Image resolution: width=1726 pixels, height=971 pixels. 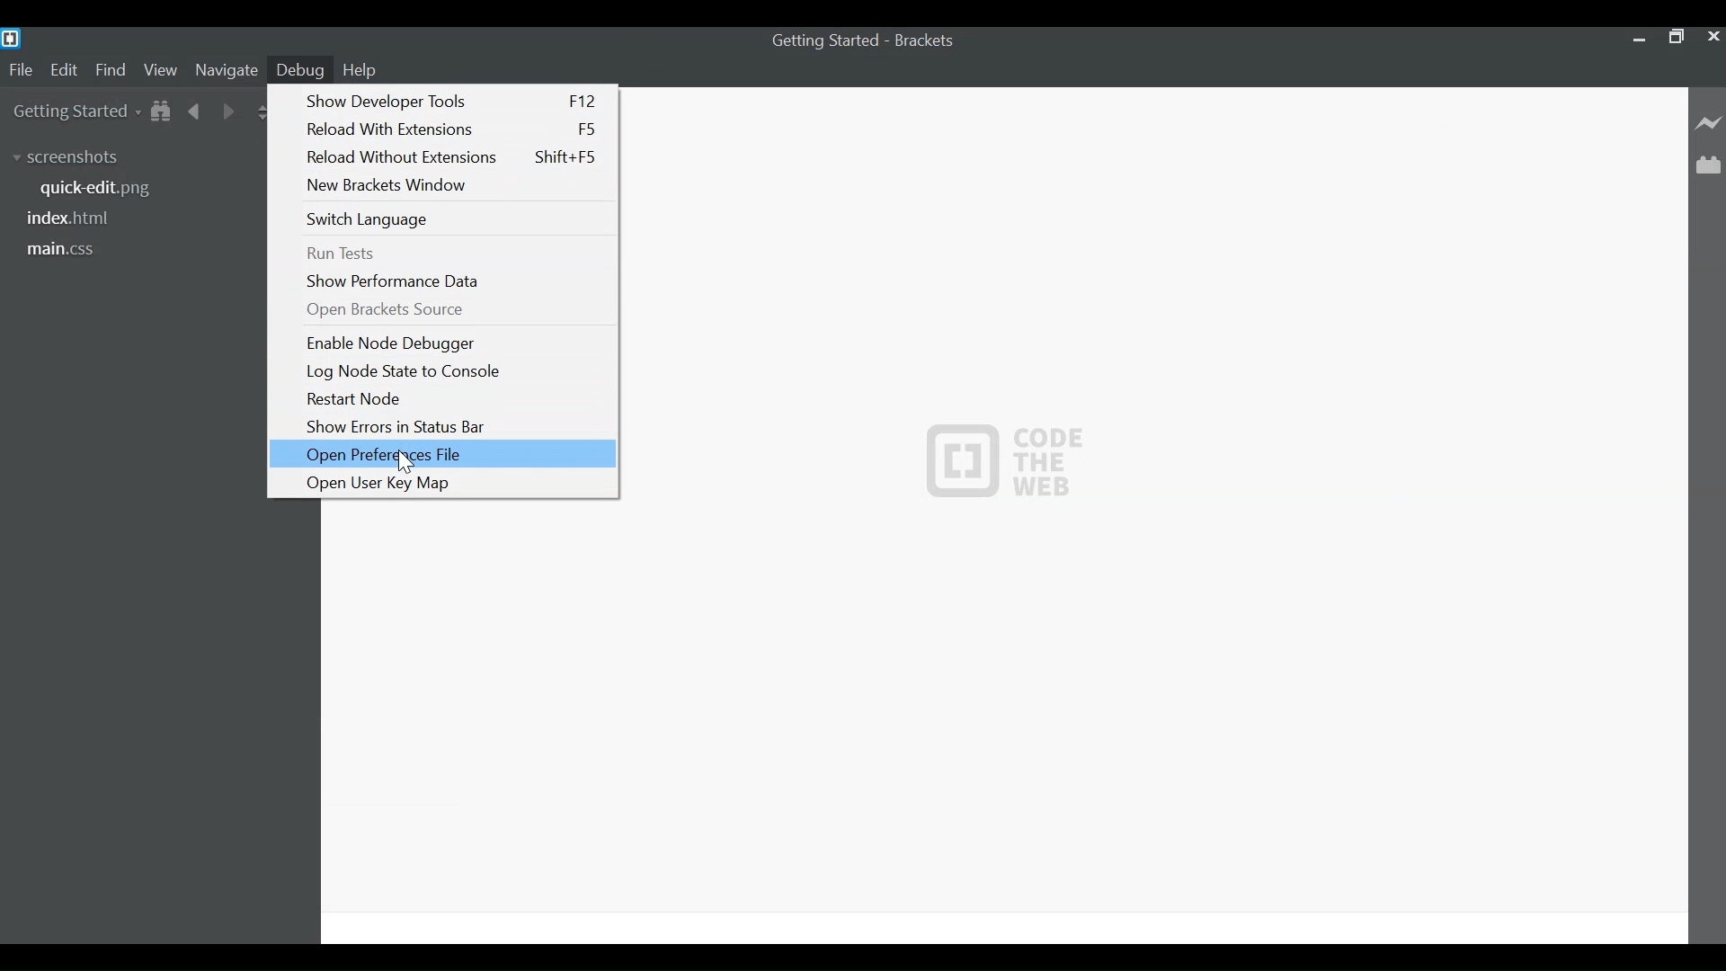 I want to click on Getting Started, so click(x=77, y=113).